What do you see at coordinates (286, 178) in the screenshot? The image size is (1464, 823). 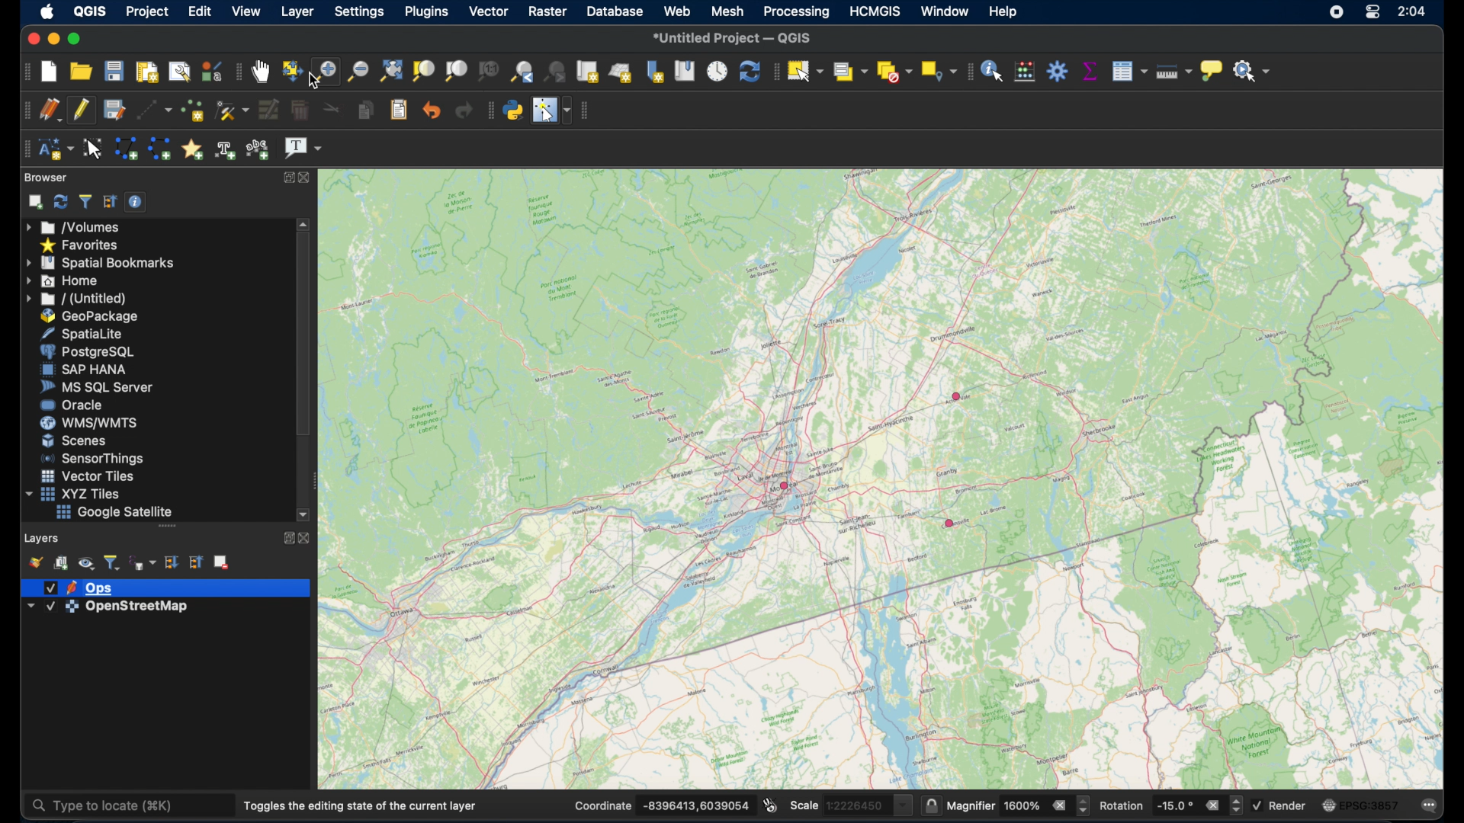 I see `expand` at bounding box center [286, 178].